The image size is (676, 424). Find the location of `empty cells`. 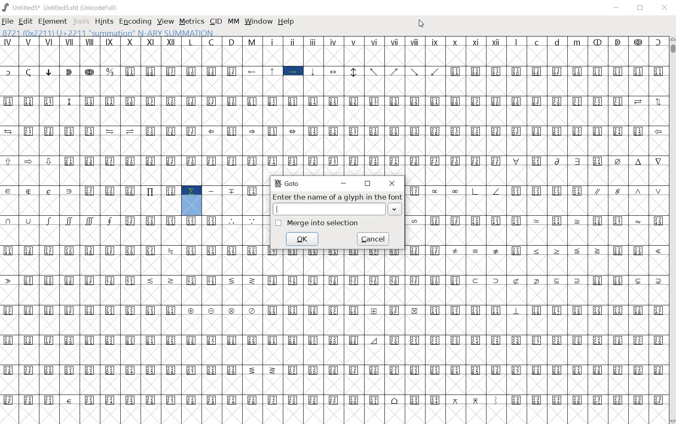

empty cells is located at coordinates (136, 236).